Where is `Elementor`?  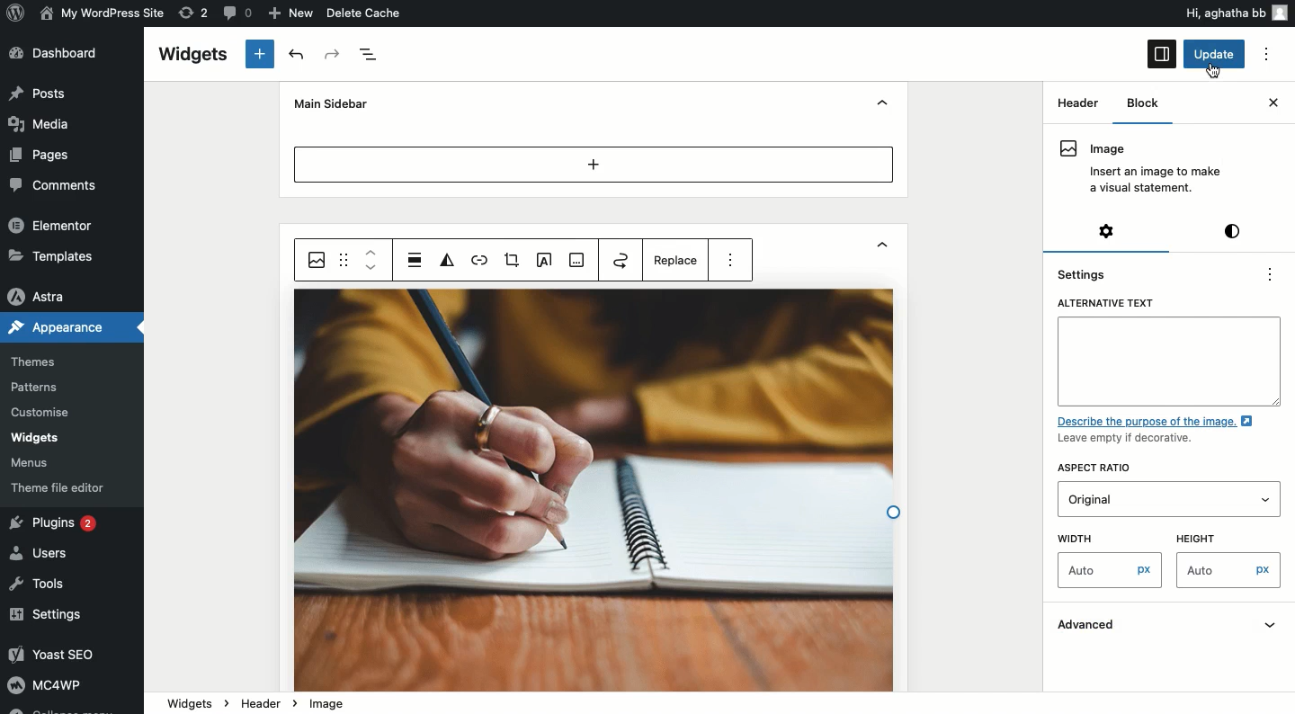
Elementor is located at coordinates (52, 224).